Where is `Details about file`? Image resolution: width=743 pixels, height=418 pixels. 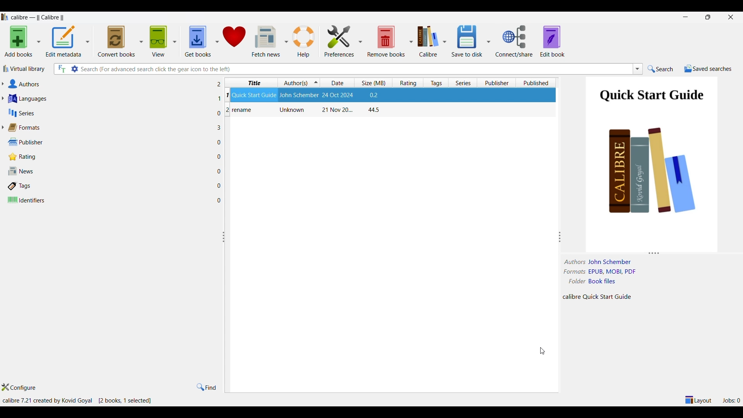
Details about file is located at coordinates (598, 297).